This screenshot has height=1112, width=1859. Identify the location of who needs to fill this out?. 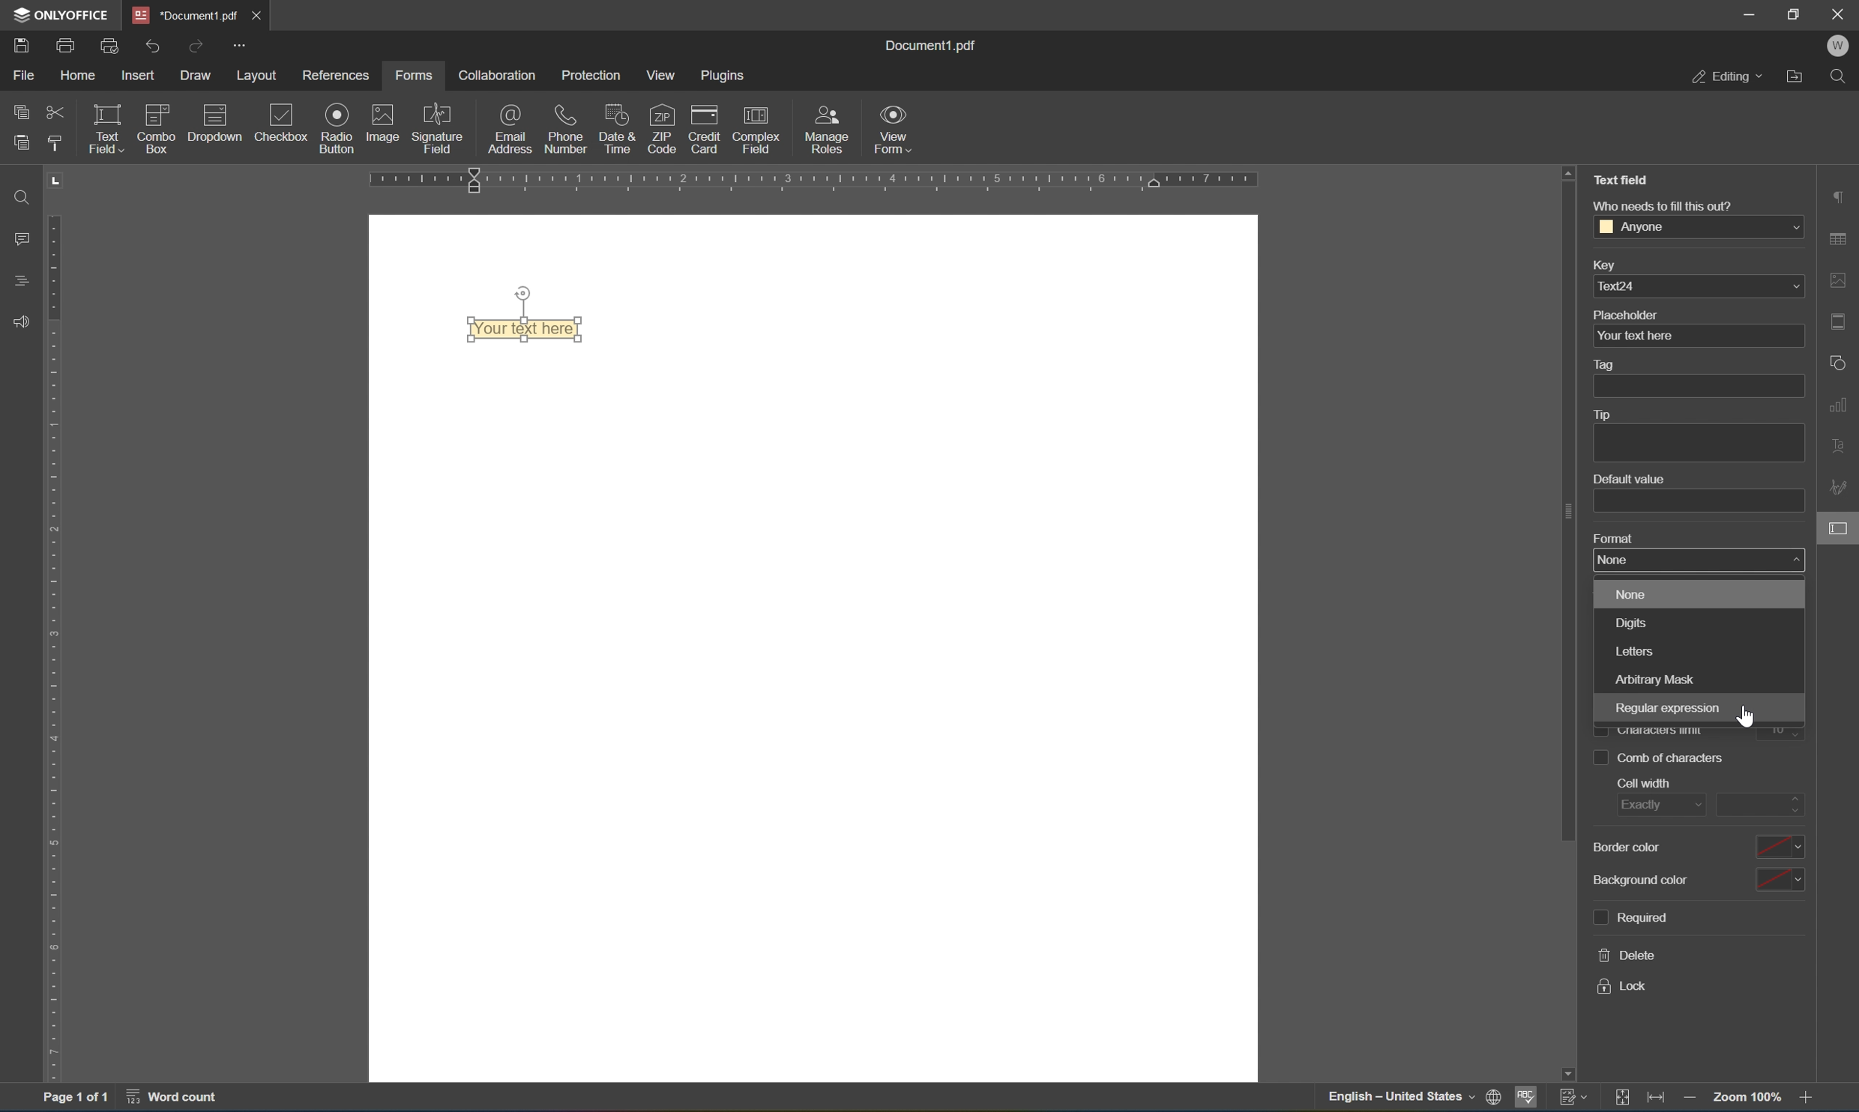
(1662, 205).